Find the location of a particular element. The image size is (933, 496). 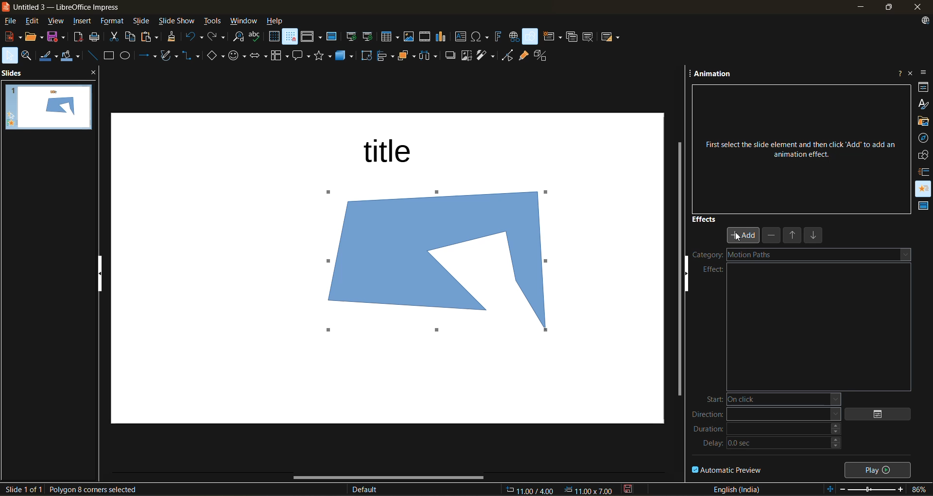

navigator is located at coordinates (925, 138).